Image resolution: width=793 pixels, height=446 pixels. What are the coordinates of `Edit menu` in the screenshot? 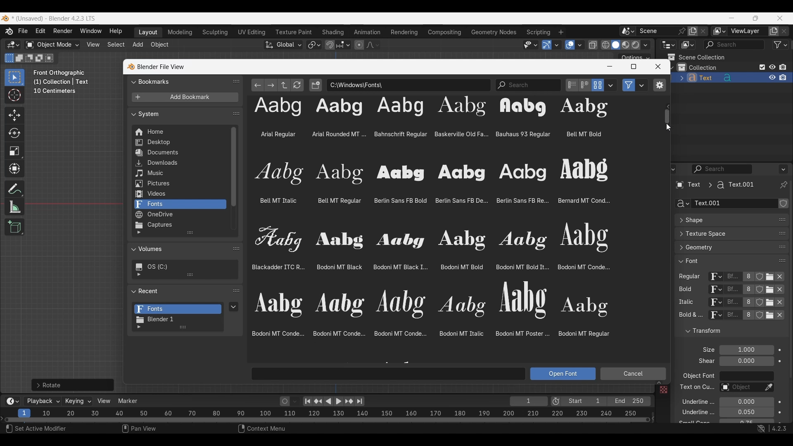 It's located at (40, 31).